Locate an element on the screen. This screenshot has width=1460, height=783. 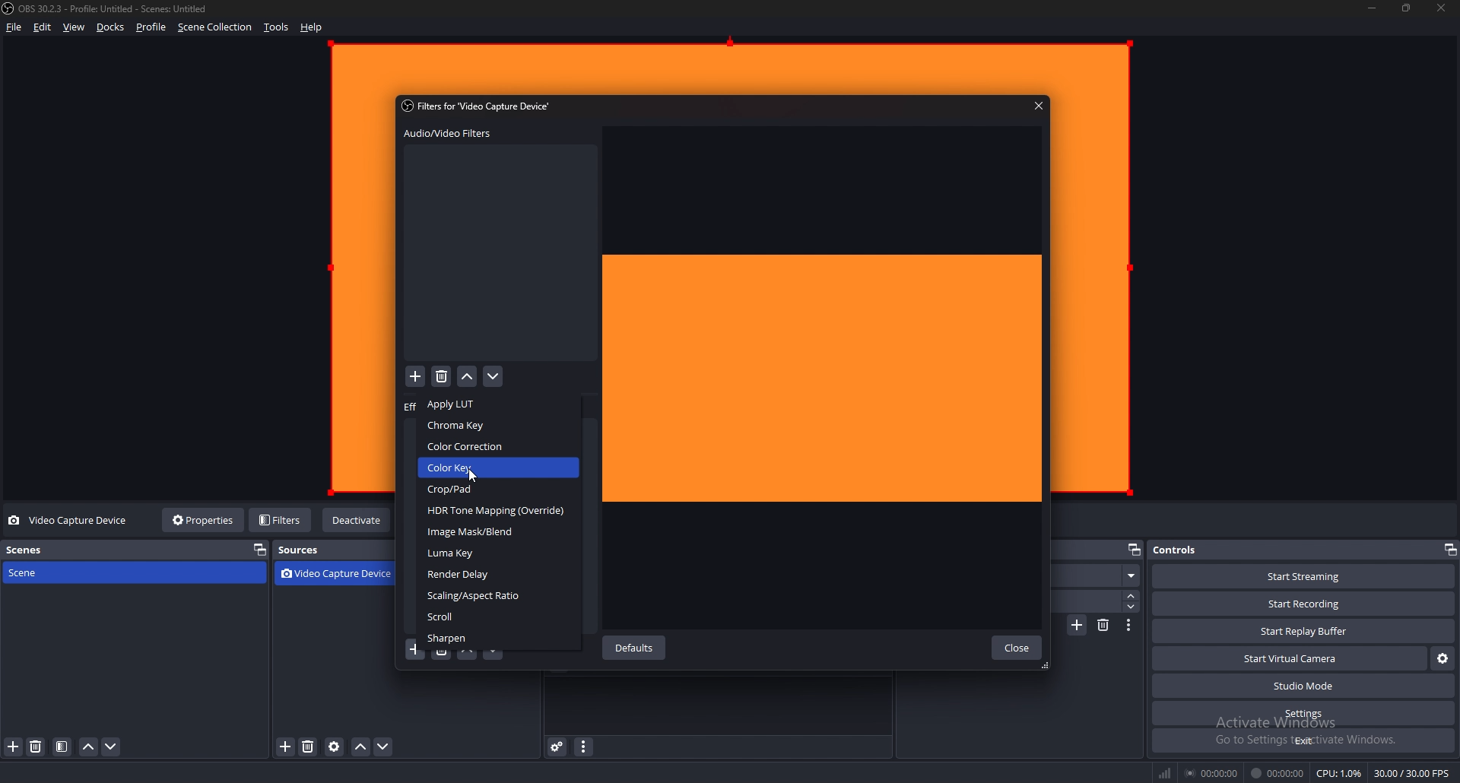
close is located at coordinates (1016, 648).